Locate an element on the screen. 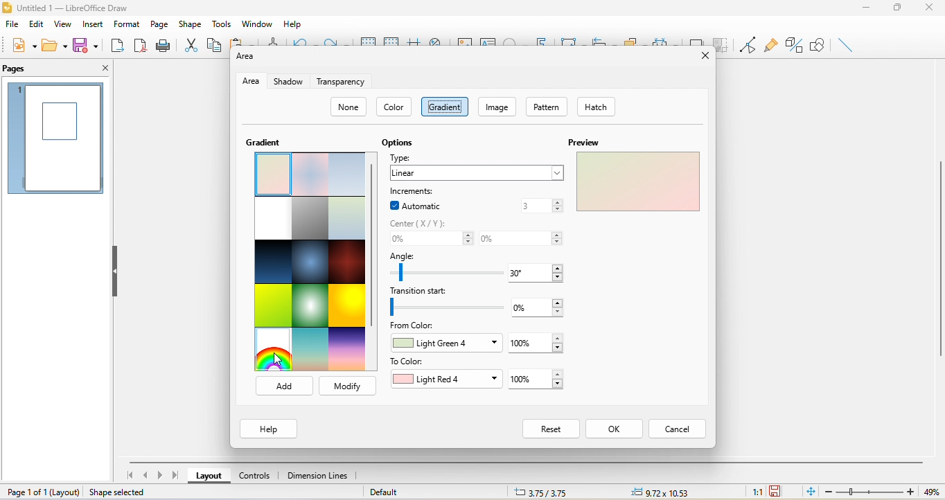 This screenshot has width=945, height=500. insert line is located at coordinates (842, 44).